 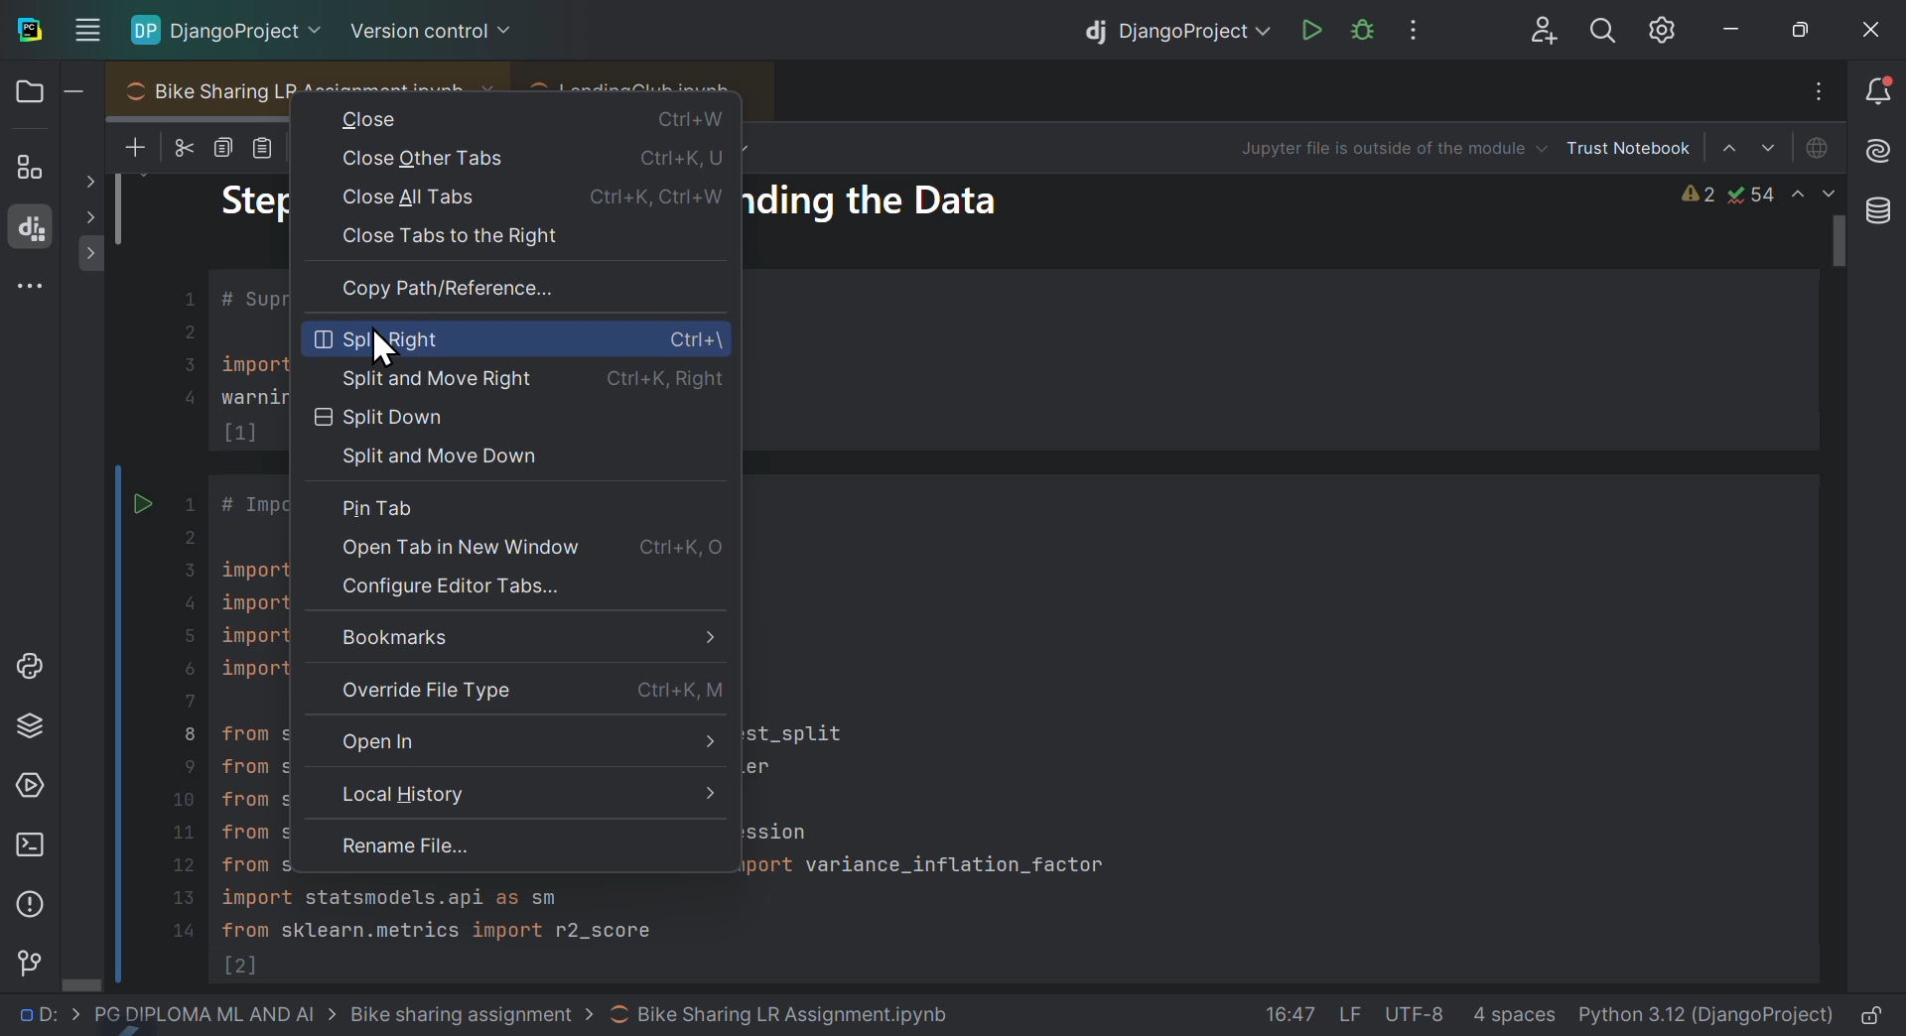 What do you see at coordinates (1727, 150) in the screenshot?
I see `Select sale above` at bounding box center [1727, 150].